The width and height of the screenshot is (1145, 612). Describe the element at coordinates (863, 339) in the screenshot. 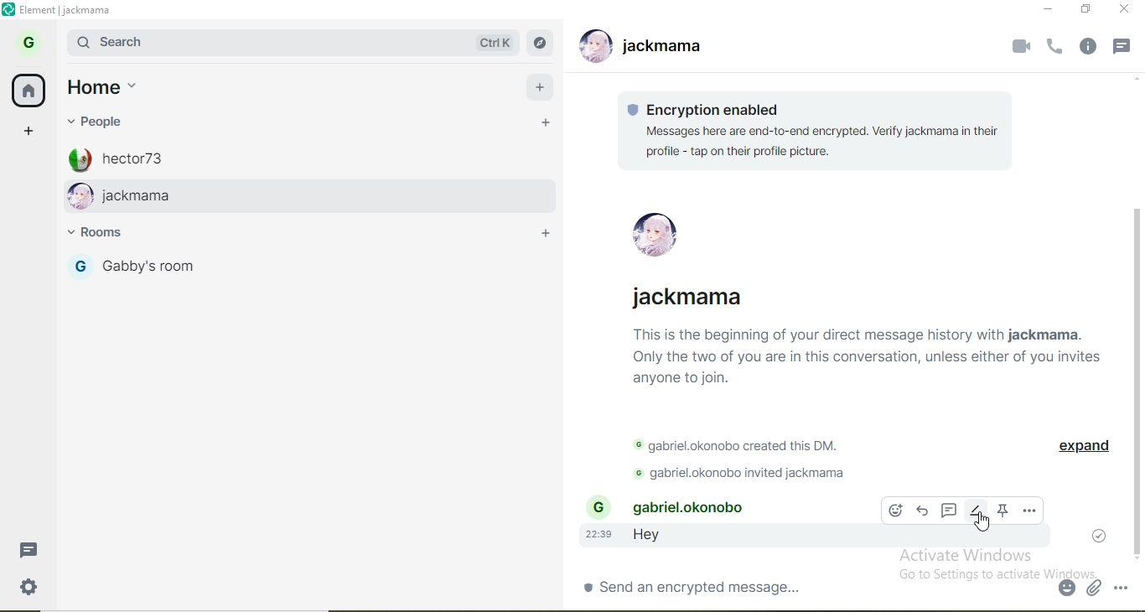

I see `text2` at that location.